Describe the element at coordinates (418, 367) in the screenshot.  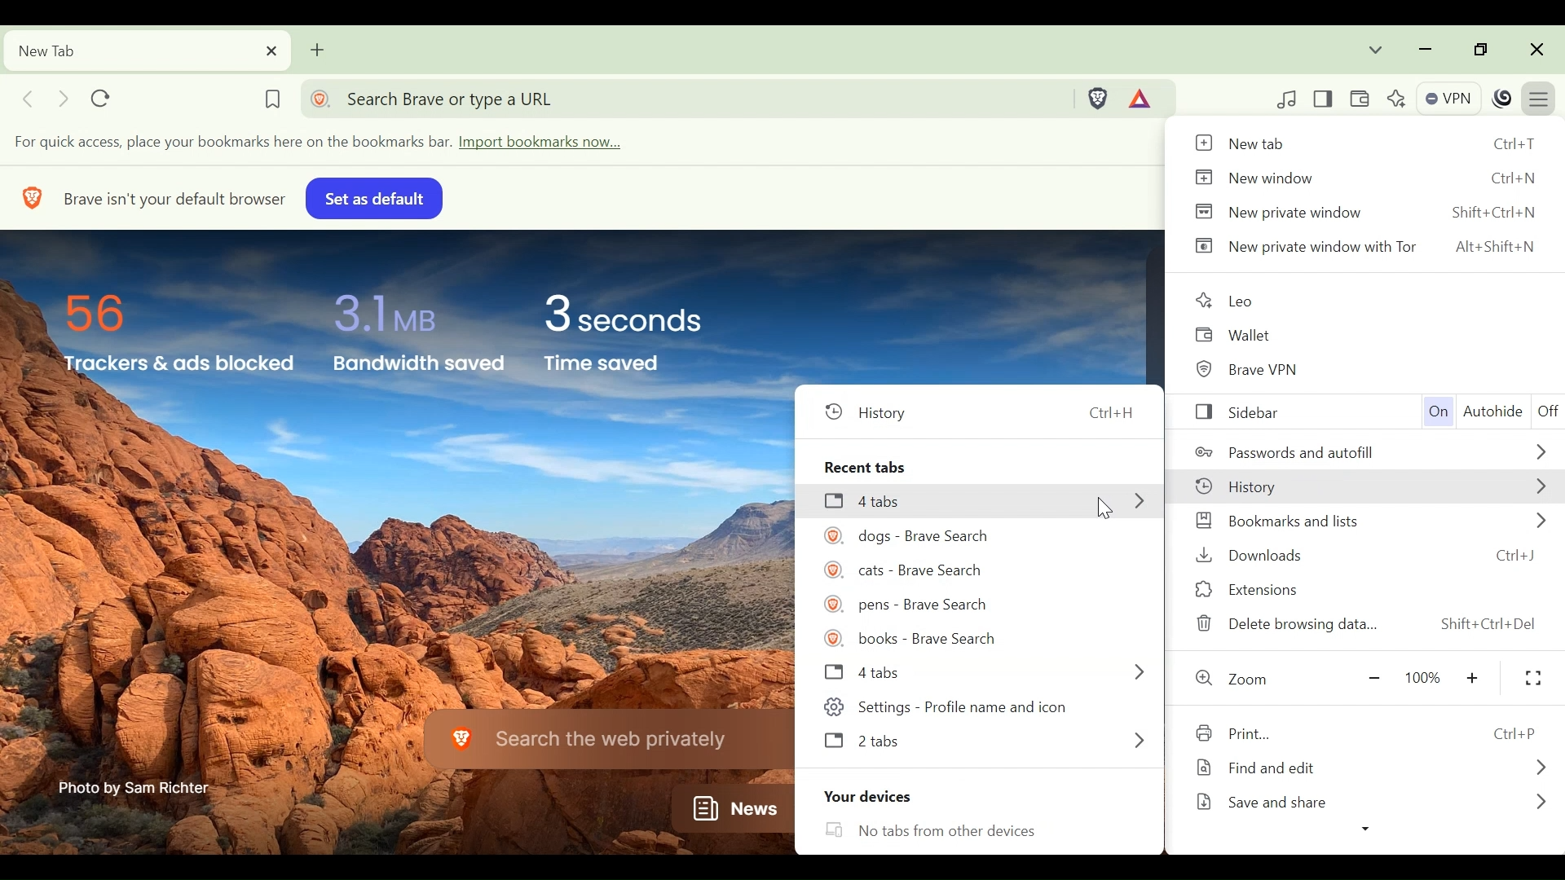
I see `Bandwidth saved` at that location.